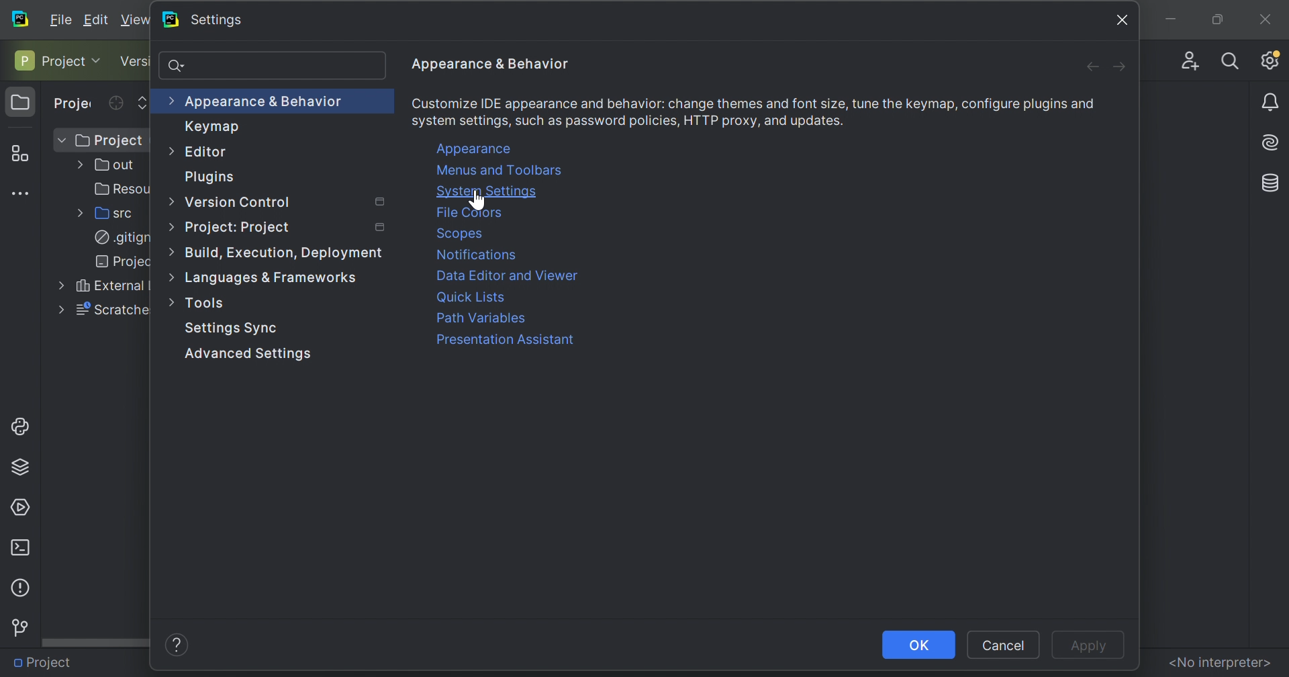 The image size is (1289, 677). What do you see at coordinates (238, 203) in the screenshot?
I see `Version control` at bounding box center [238, 203].